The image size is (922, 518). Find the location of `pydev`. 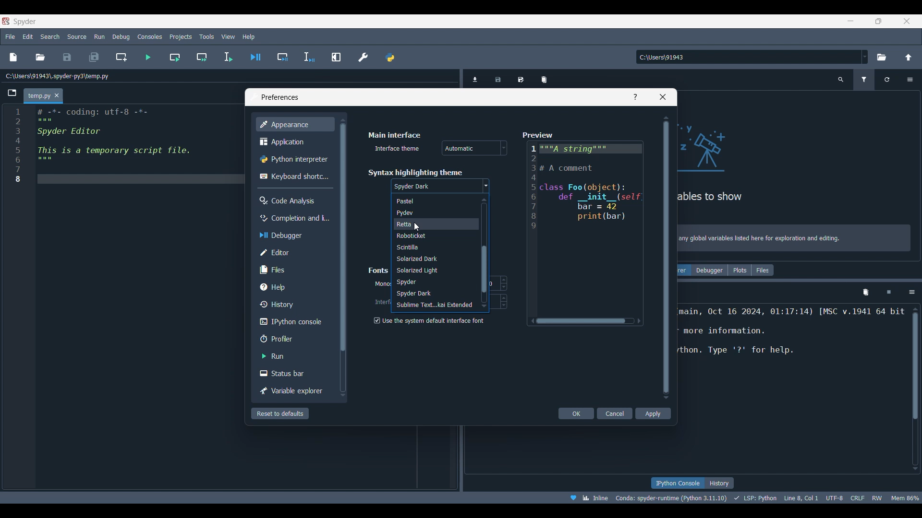

pydev is located at coordinates (430, 214).